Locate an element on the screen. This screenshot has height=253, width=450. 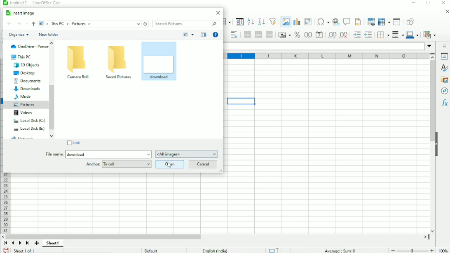
Vertical scrollbar is located at coordinates (52, 108).